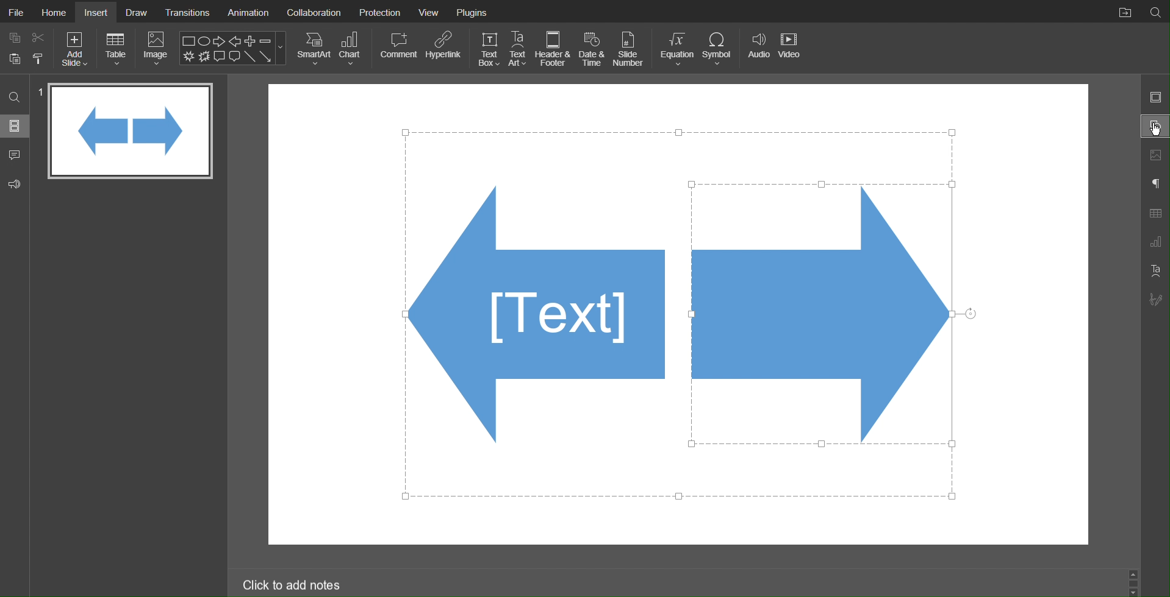 Image resolution: width=1170 pixels, height=597 pixels. Describe the element at coordinates (398, 49) in the screenshot. I see `Comment ` at that location.